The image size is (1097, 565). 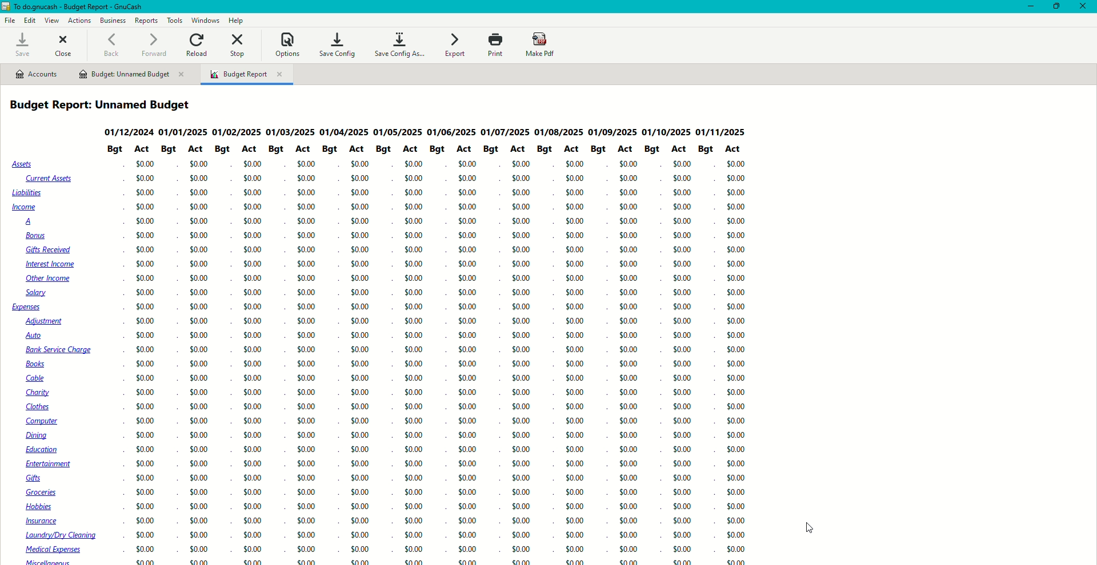 What do you see at coordinates (21, 45) in the screenshot?
I see `Save` at bounding box center [21, 45].